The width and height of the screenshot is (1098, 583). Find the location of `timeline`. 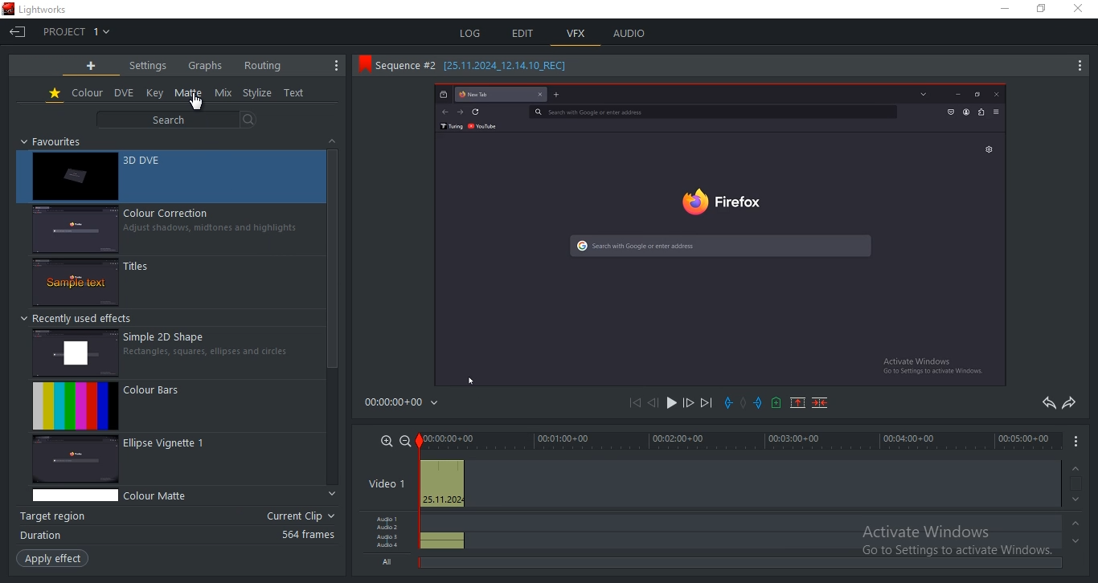

timeline is located at coordinates (739, 439).